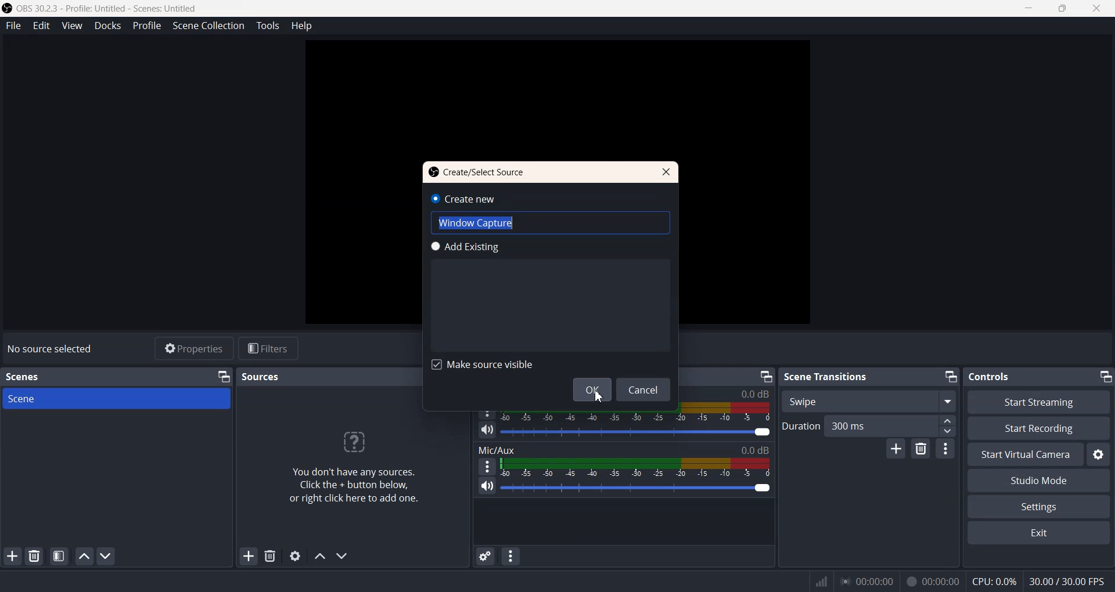 This screenshot has width=1115, height=592. Describe the element at coordinates (352, 465) in the screenshot. I see `You don't have any sources.
Click the + button below,
or right click here to add one.` at that location.